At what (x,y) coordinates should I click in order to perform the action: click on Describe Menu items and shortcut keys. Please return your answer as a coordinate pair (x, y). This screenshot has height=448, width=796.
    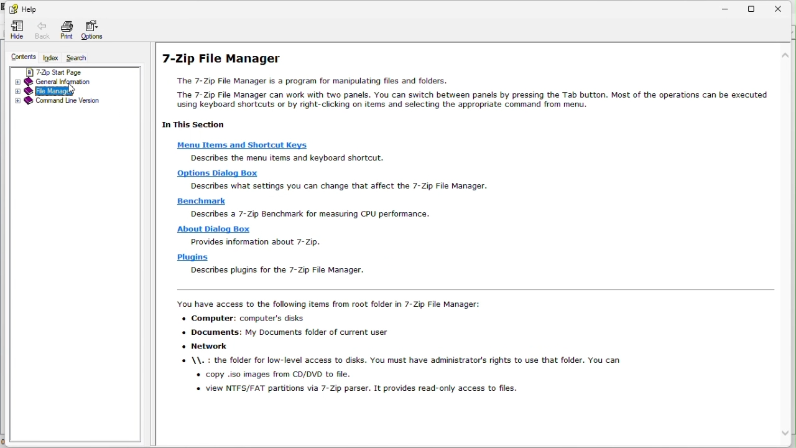
    Looking at the image, I should click on (290, 157).